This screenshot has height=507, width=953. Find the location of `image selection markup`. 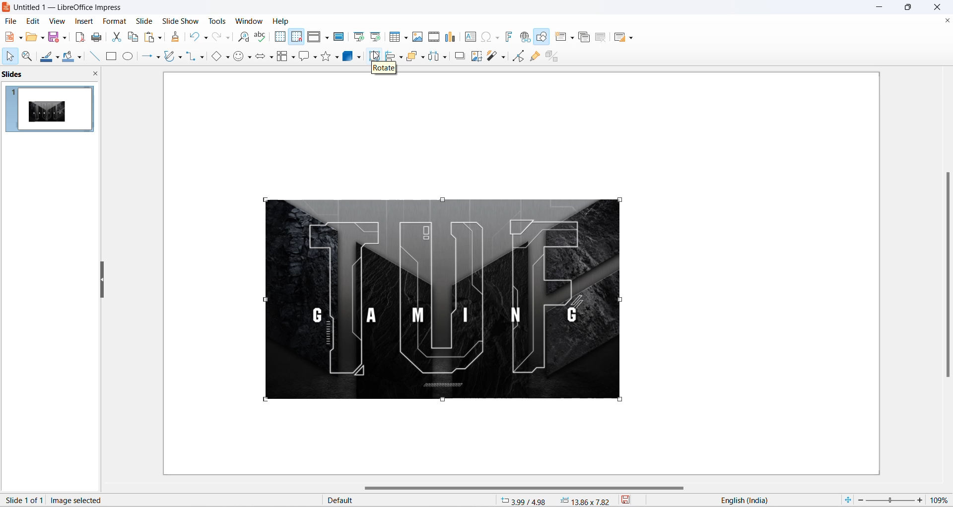

image selection markup is located at coordinates (445, 401).